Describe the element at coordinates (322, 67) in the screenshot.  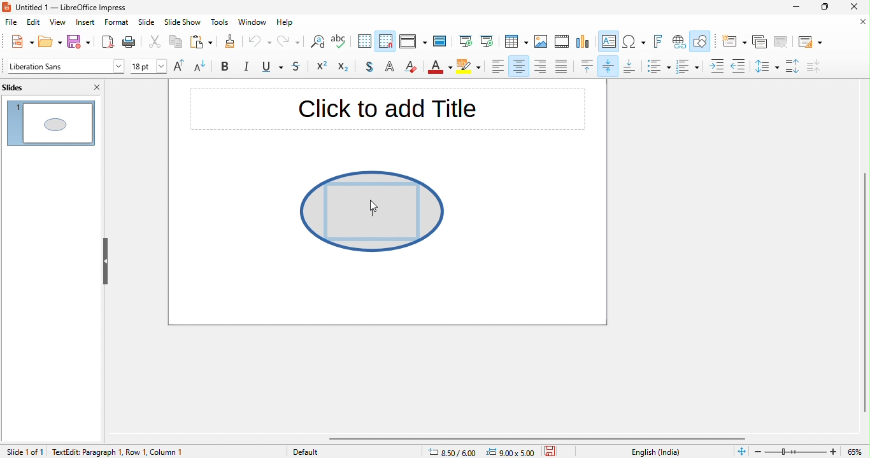
I see `superscript` at that location.